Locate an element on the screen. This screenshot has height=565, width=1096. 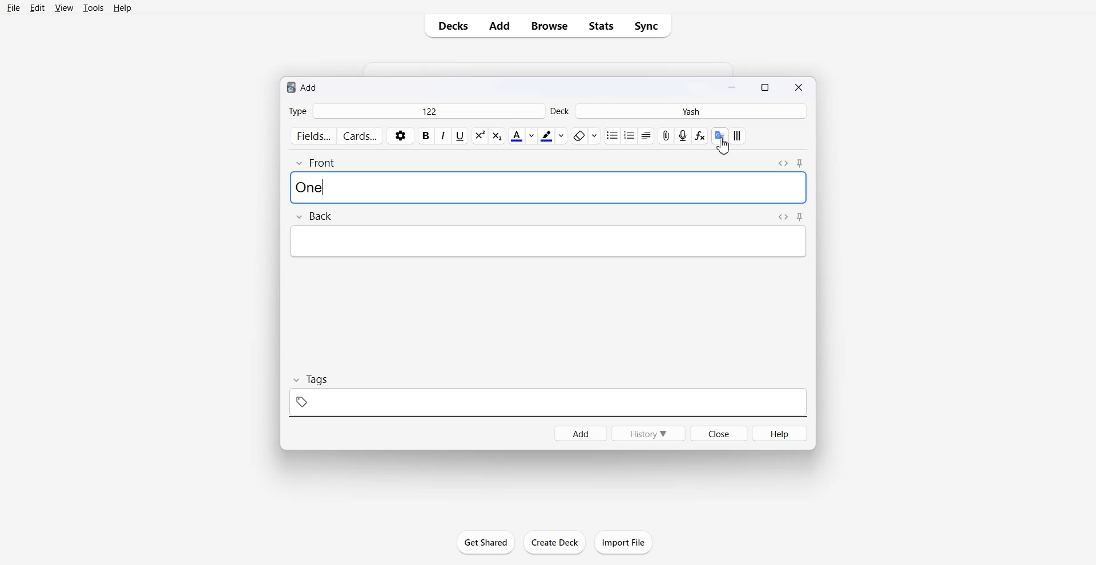
Maximize is located at coordinates (767, 86).